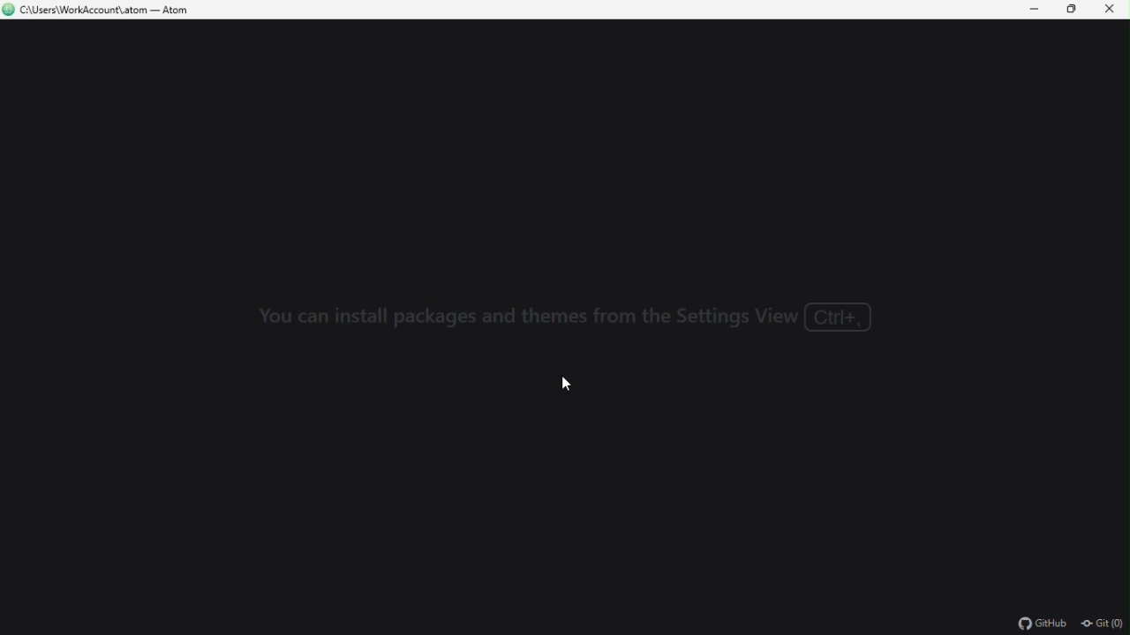  What do you see at coordinates (561, 317) in the screenshot?
I see `you can install packages and themes from the settings view` at bounding box center [561, 317].